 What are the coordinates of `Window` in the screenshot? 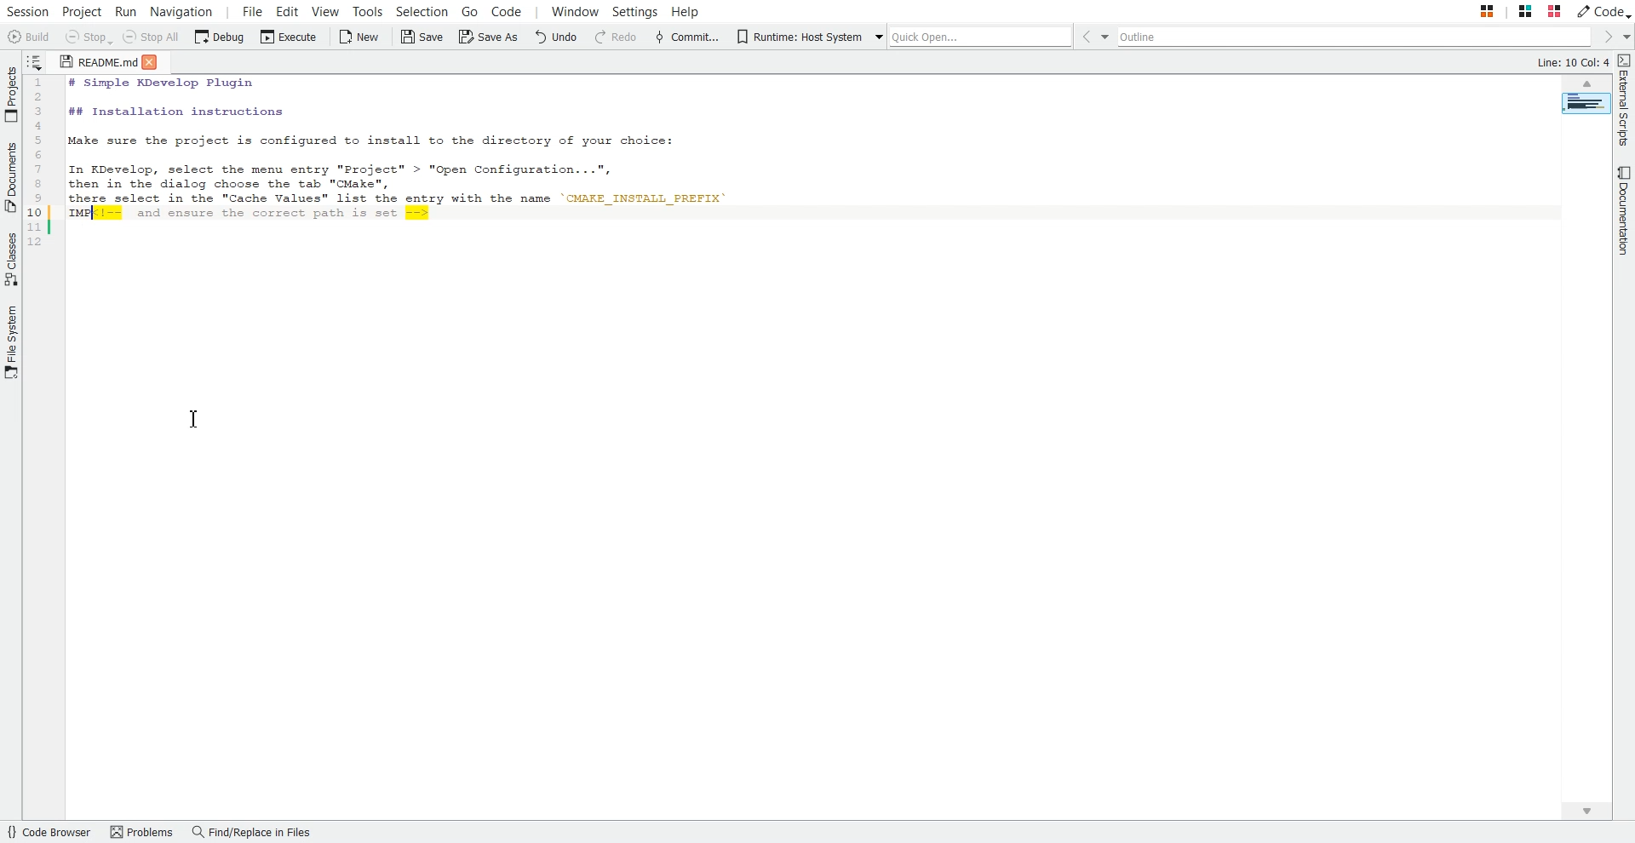 It's located at (575, 10).